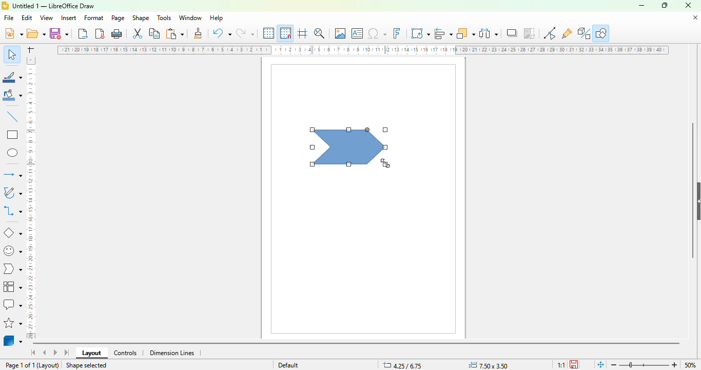  I want to click on shape selected, so click(87, 365).